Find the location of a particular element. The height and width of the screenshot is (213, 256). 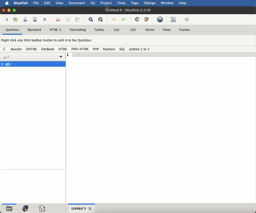

file is located at coordinates (33, 64).